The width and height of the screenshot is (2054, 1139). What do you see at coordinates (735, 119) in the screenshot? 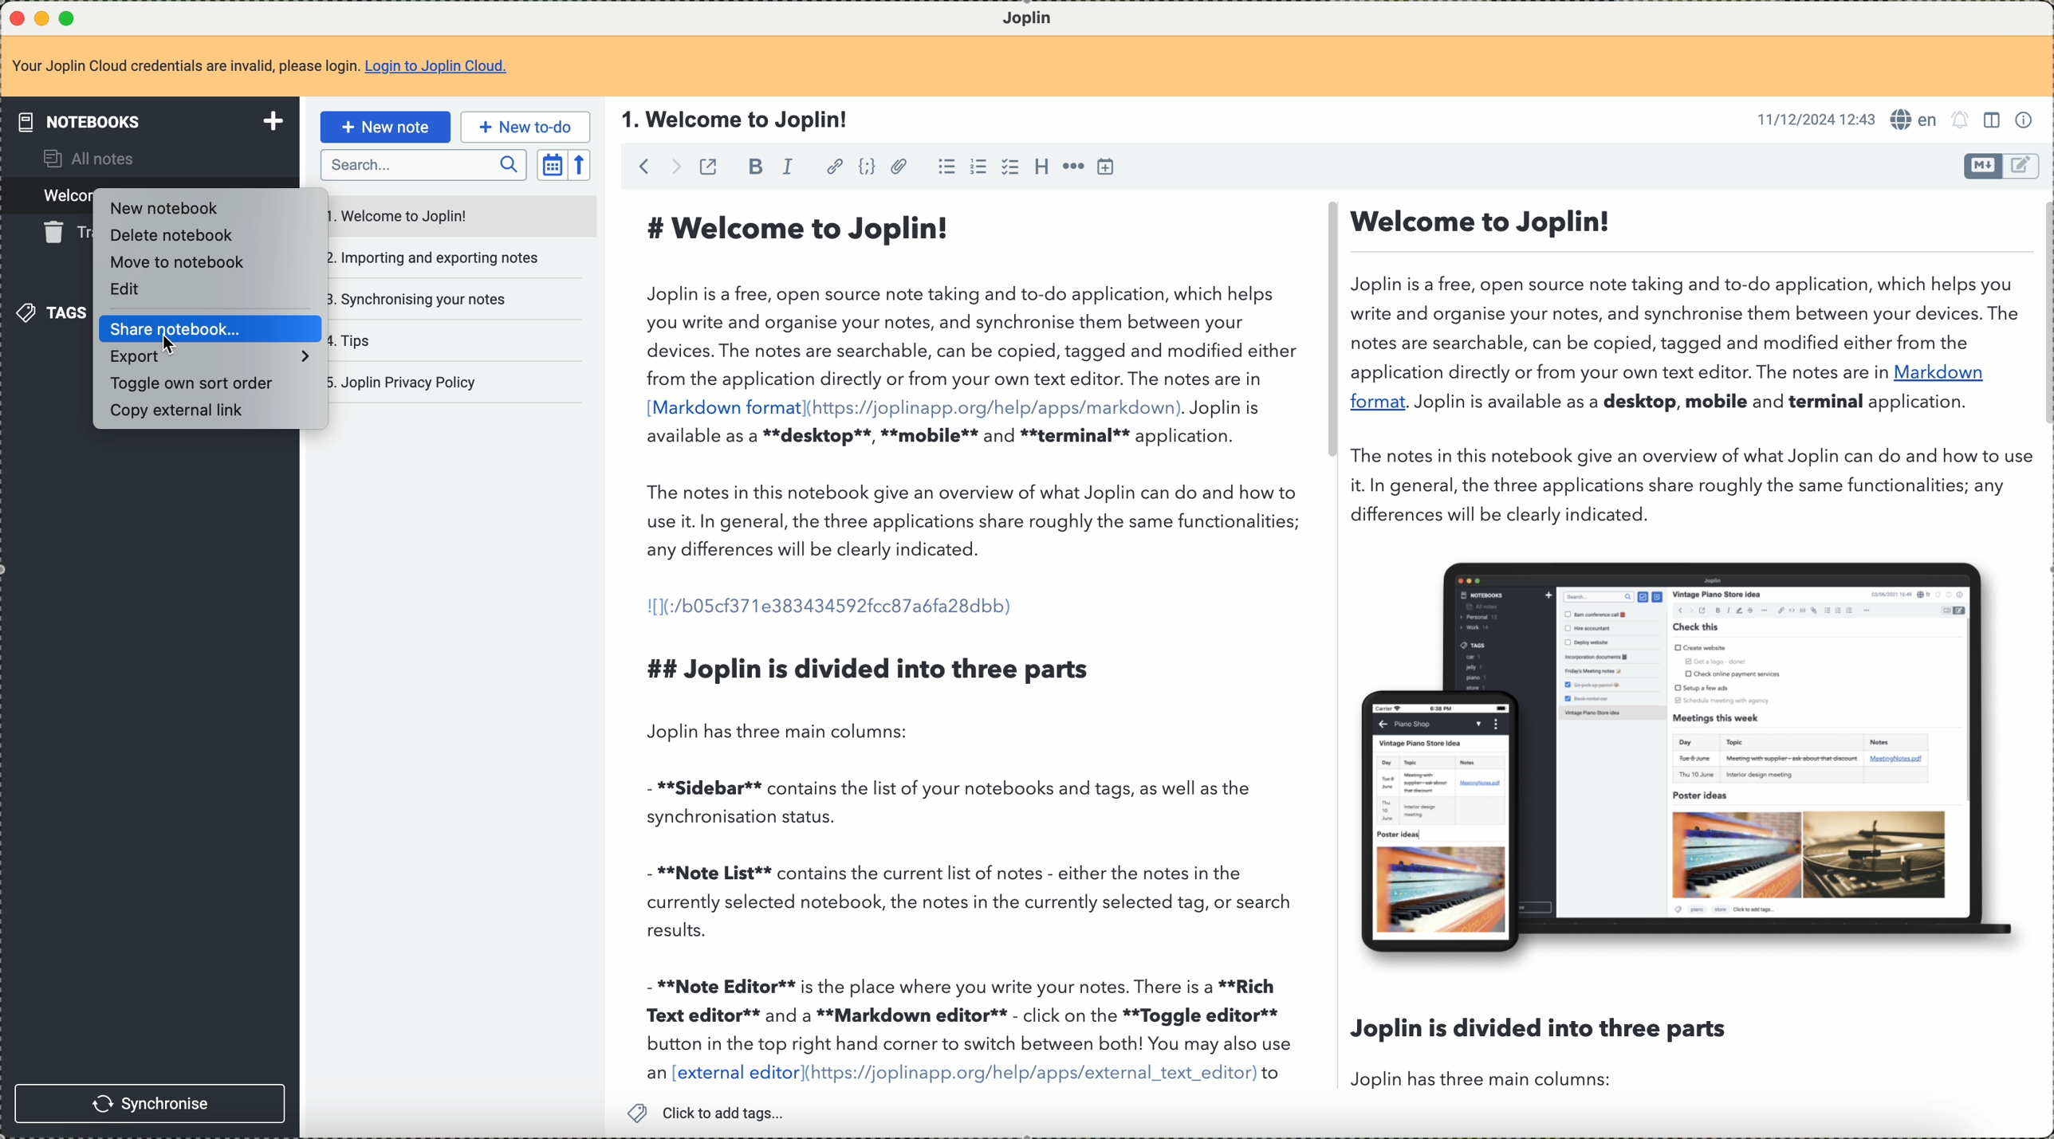
I see `1. Welcome to joplin!` at bounding box center [735, 119].